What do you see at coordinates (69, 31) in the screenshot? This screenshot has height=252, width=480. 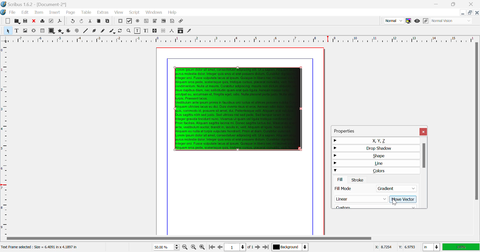 I see `Arcs` at bounding box center [69, 31].